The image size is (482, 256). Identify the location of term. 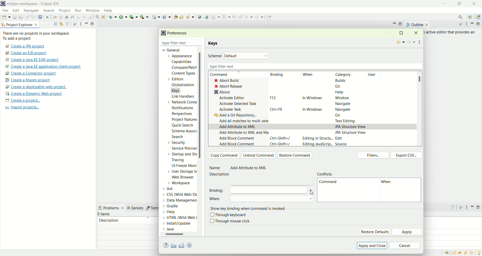
(152, 208).